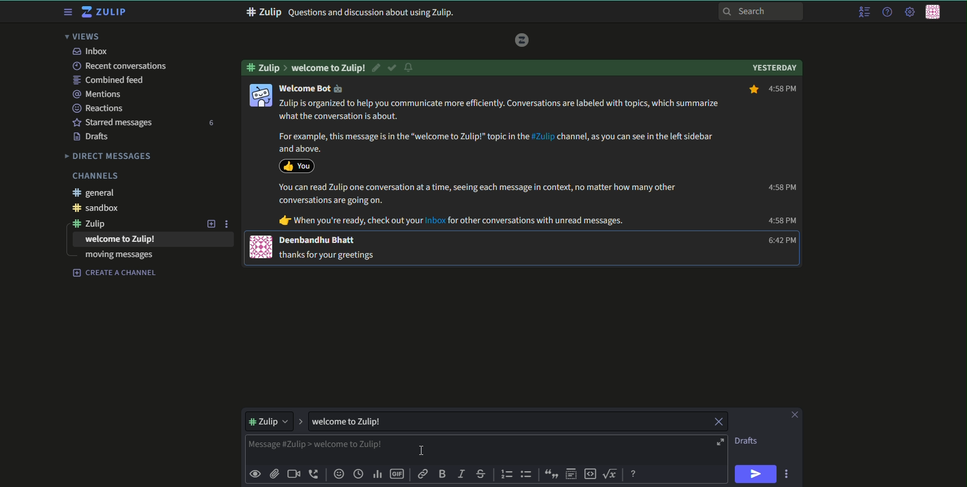 This screenshot has width=967, height=487. What do you see at coordinates (95, 176) in the screenshot?
I see `Channels` at bounding box center [95, 176].